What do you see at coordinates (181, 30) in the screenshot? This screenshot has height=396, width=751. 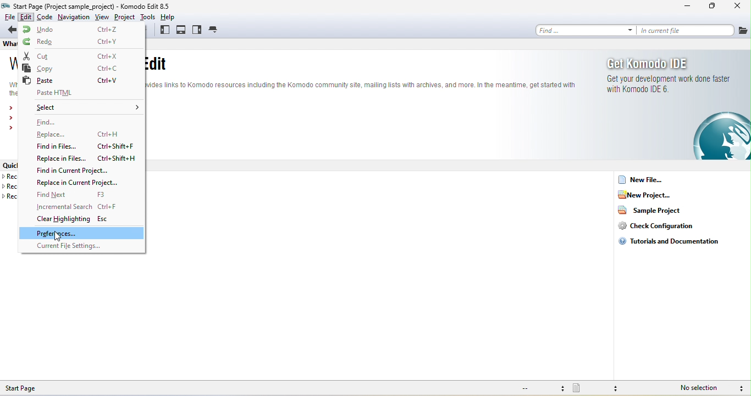 I see `bottom pane` at bounding box center [181, 30].